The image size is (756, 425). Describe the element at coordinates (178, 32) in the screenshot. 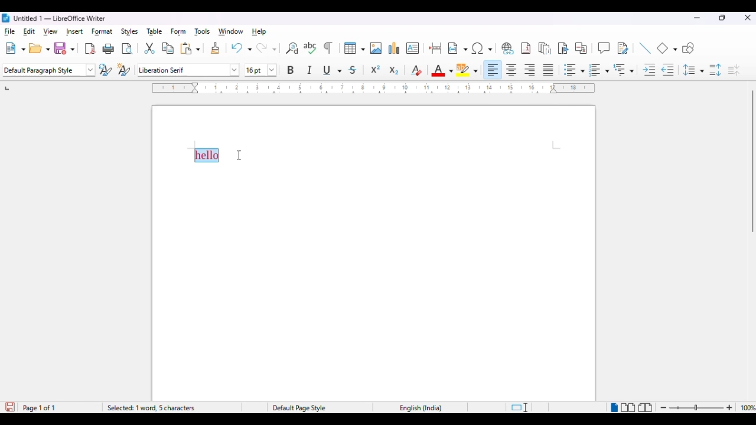

I see `form` at that location.